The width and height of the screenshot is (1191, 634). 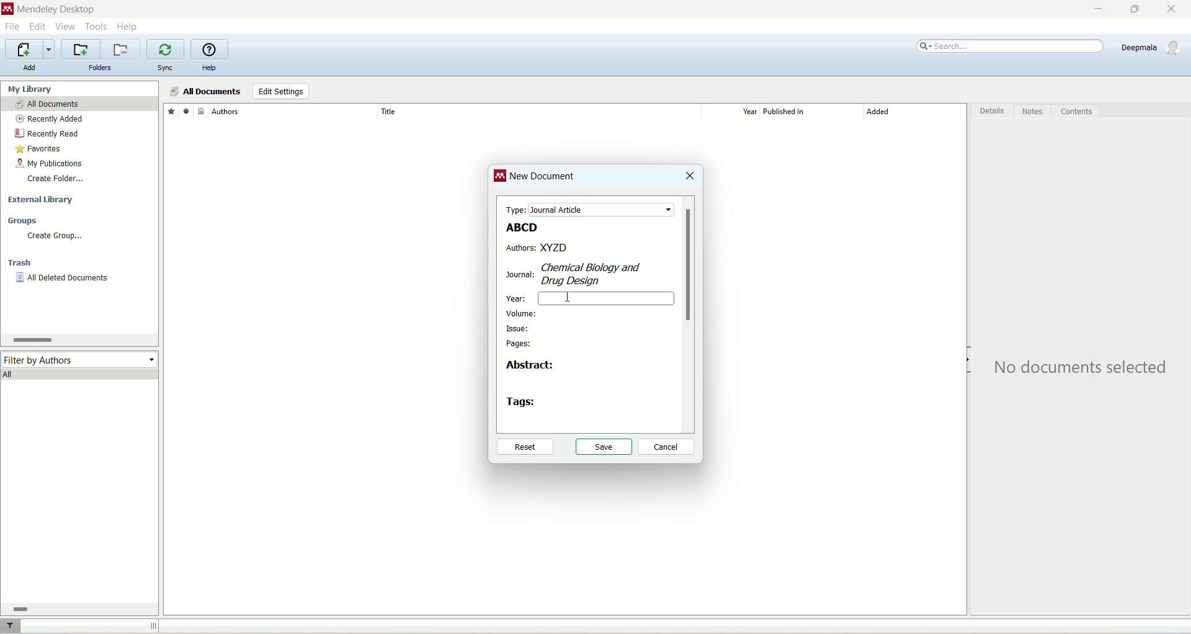 I want to click on logo, so click(x=501, y=177).